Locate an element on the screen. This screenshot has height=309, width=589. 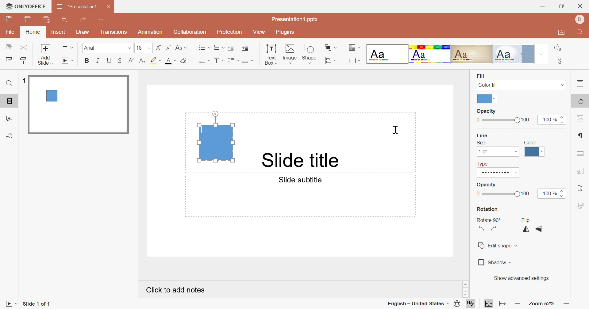
English - United States is located at coordinates (416, 303).